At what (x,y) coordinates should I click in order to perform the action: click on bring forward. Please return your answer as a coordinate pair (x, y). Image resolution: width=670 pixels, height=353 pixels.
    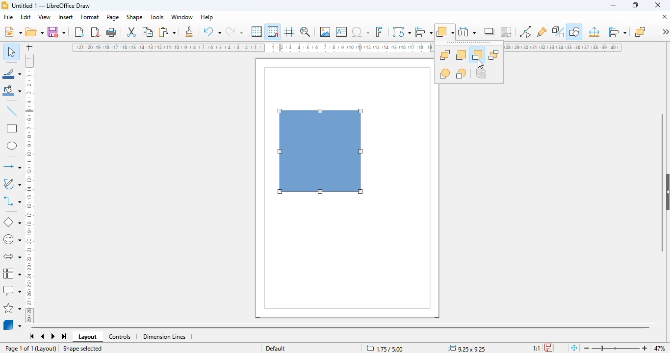
    Looking at the image, I should click on (461, 55).